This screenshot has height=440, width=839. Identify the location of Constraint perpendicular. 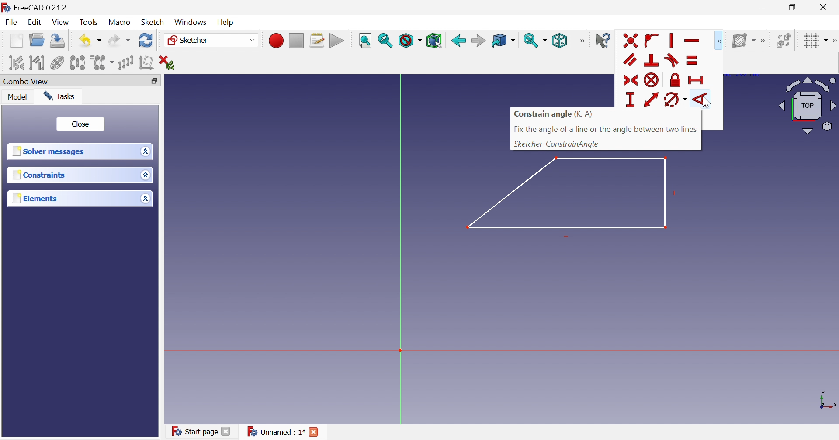
(652, 60).